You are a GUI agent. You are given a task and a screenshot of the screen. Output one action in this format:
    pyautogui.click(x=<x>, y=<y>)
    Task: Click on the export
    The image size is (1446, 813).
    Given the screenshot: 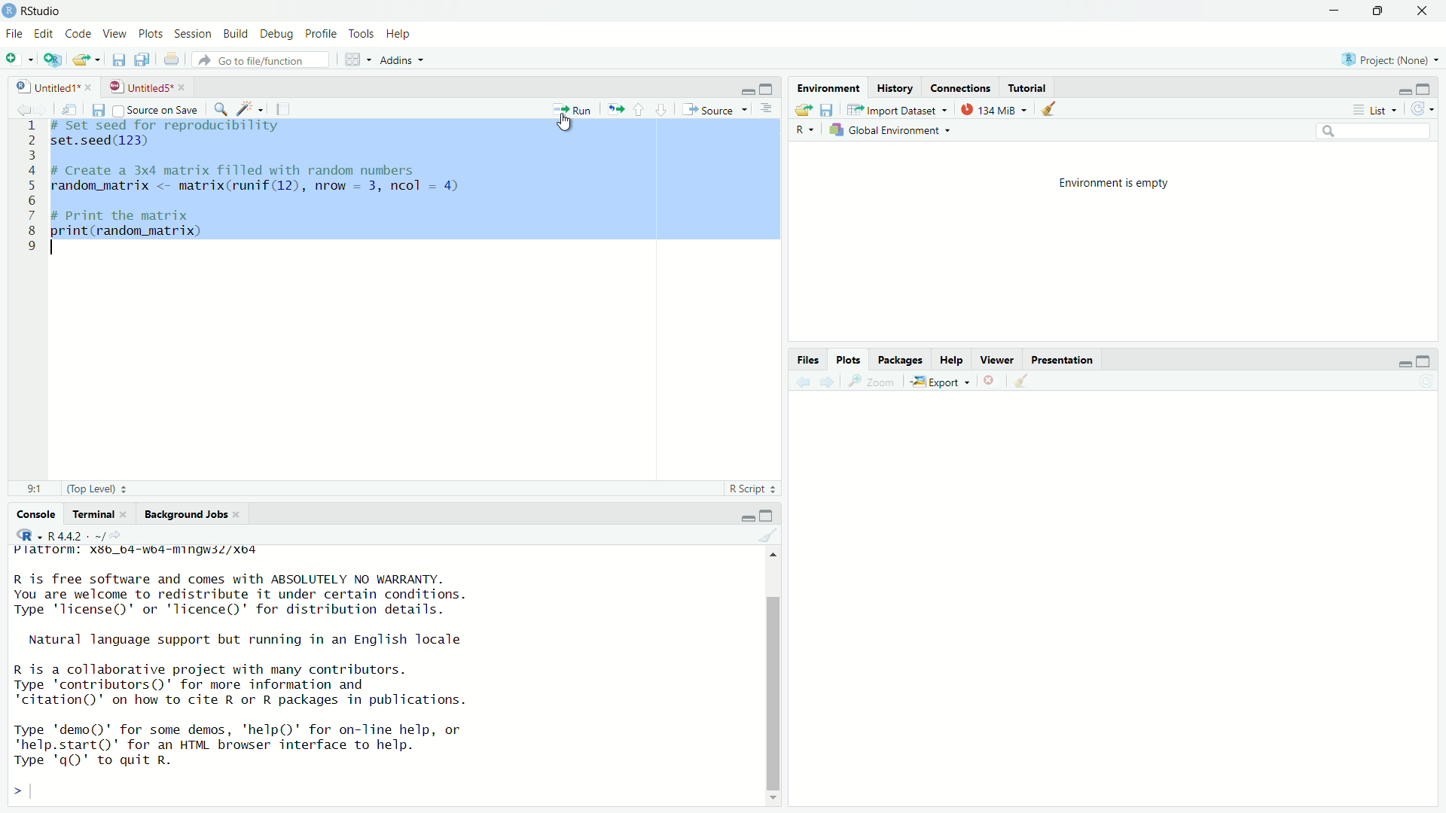 What is the action you would take?
    pyautogui.click(x=804, y=108)
    